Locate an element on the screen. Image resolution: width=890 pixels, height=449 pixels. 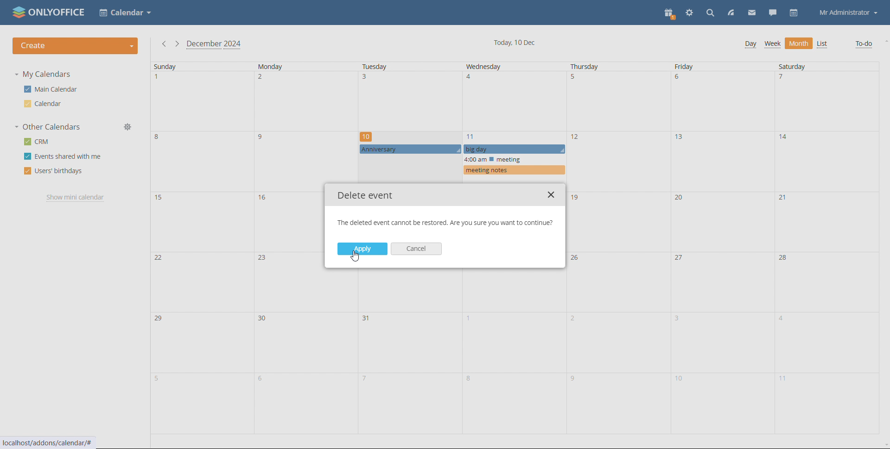
warning is located at coordinates (443, 224).